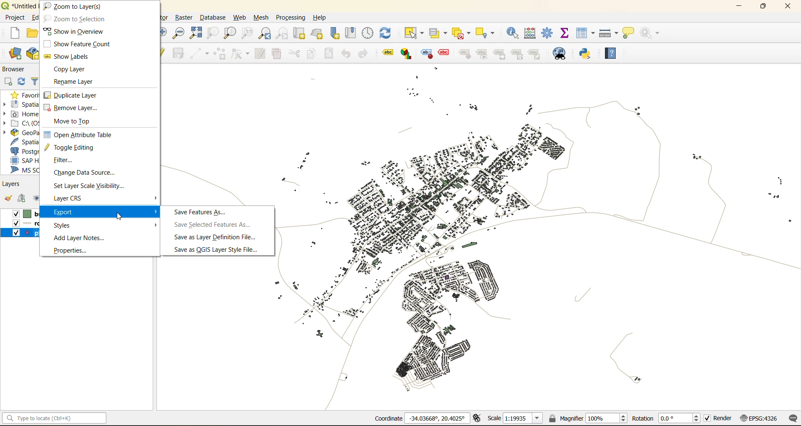  What do you see at coordinates (488, 32) in the screenshot?
I see `select location` at bounding box center [488, 32].